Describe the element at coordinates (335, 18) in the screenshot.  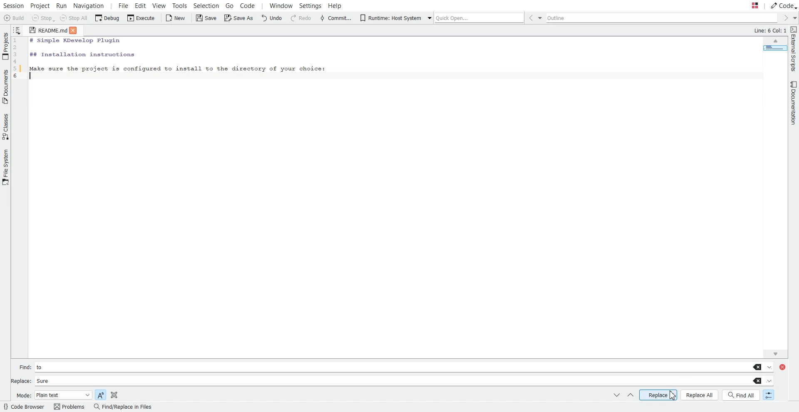
I see `Commit` at that location.